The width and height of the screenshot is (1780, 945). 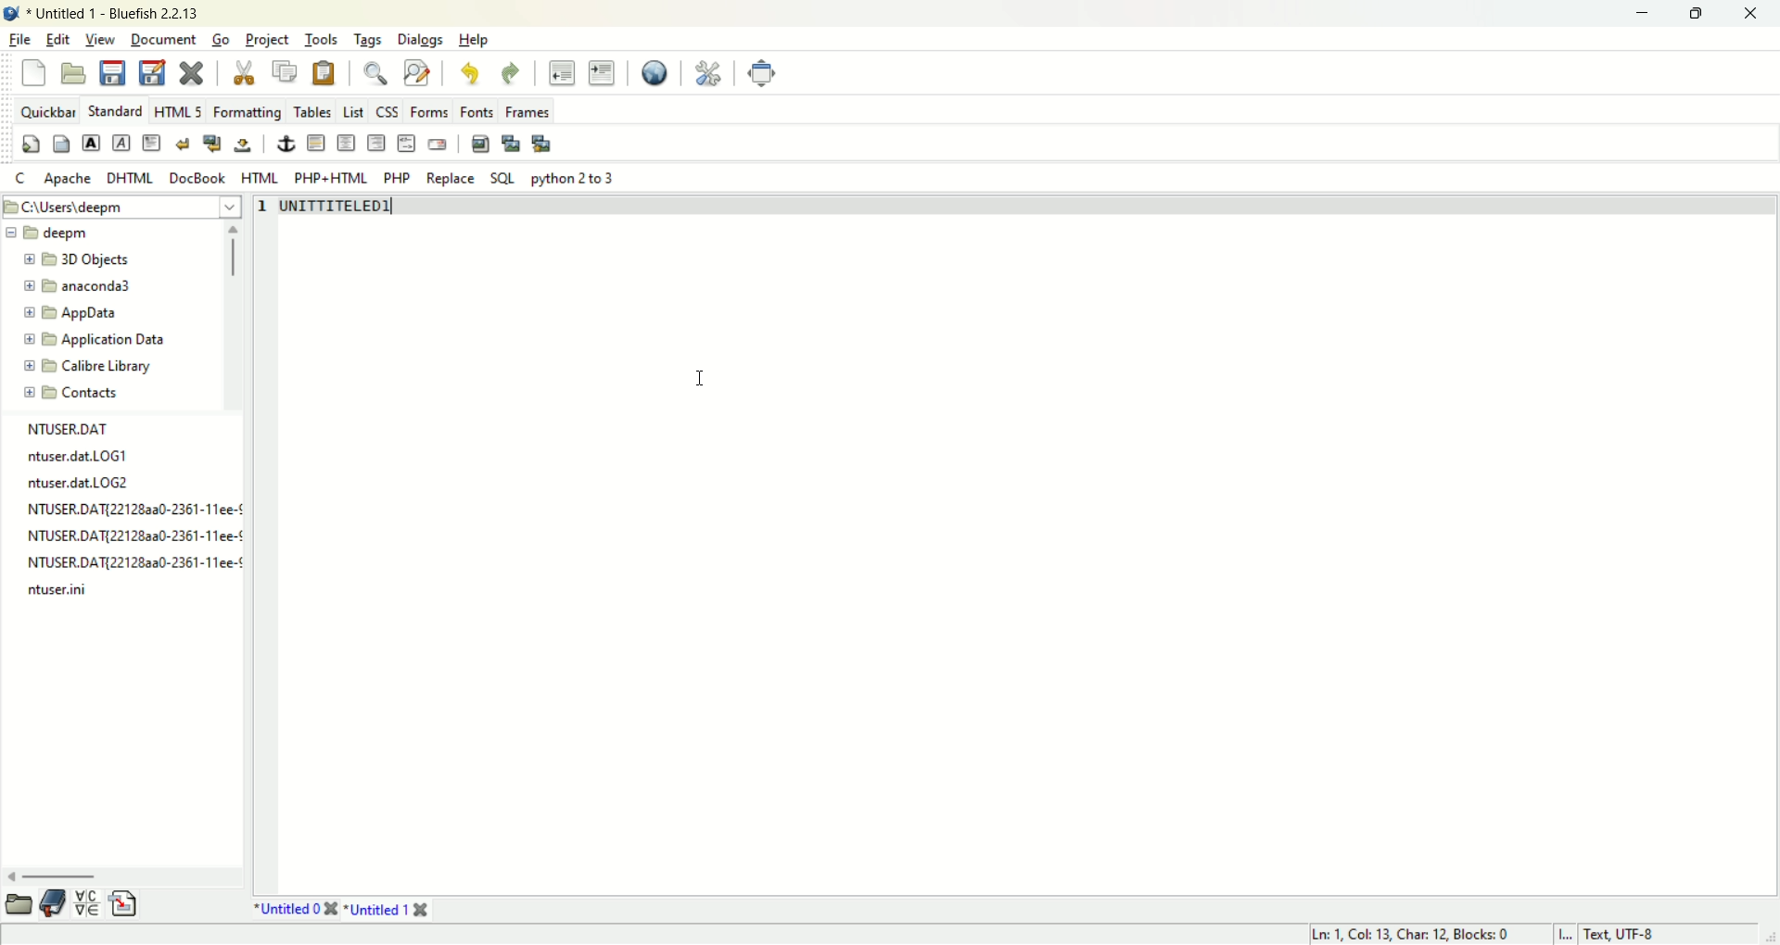 What do you see at coordinates (761, 72) in the screenshot?
I see `fullscreen` at bounding box center [761, 72].